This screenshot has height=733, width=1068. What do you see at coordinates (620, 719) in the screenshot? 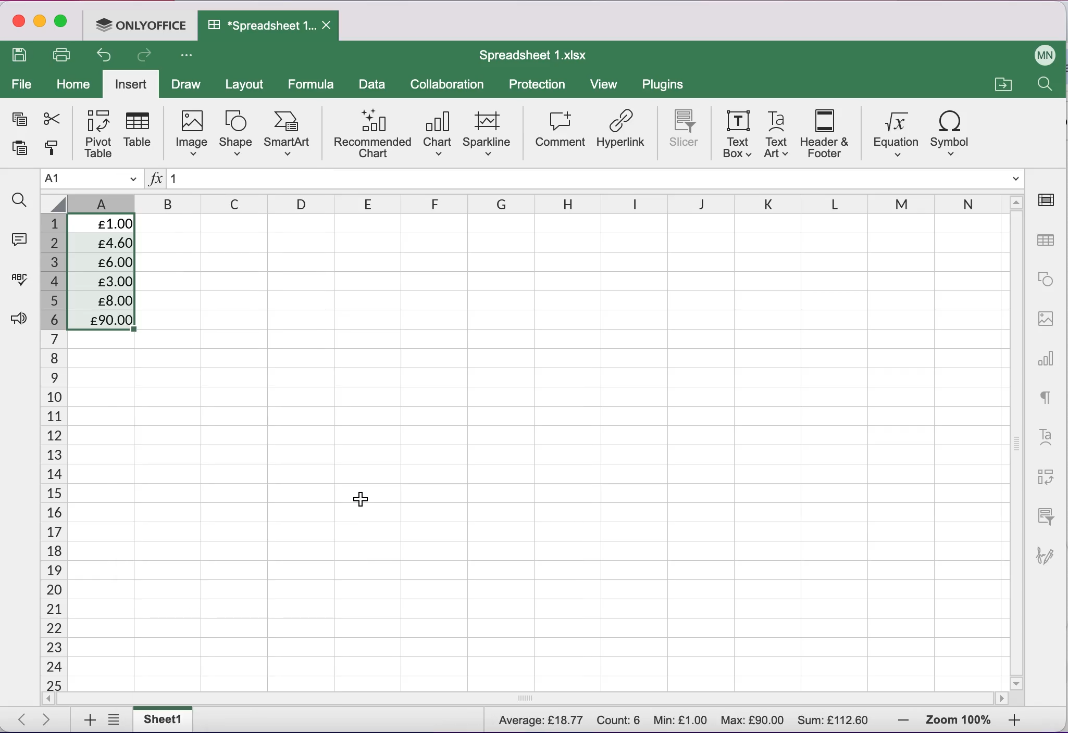
I see `Count: 6` at bounding box center [620, 719].